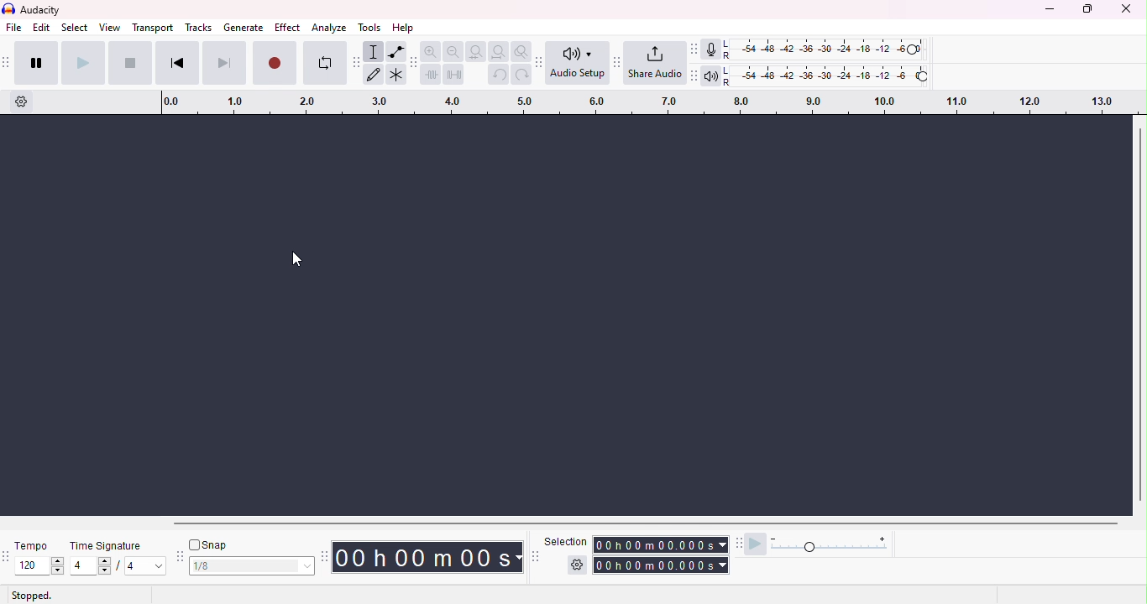 This screenshot has width=1147, height=604. Describe the element at coordinates (655, 63) in the screenshot. I see `share audio` at that location.